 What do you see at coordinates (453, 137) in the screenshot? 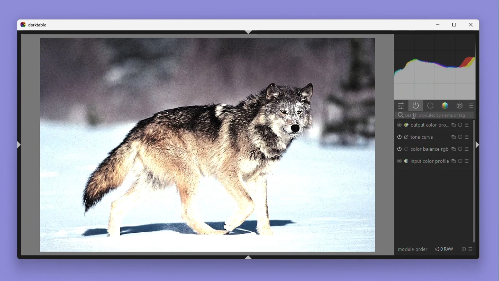
I see `copy` at bounding box center [453, 137].